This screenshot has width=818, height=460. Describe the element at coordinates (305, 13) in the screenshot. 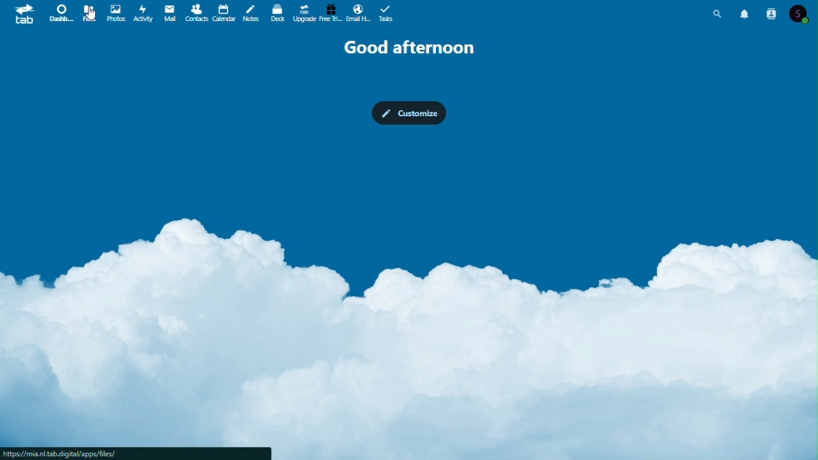

I see `Upgrade` at that location.